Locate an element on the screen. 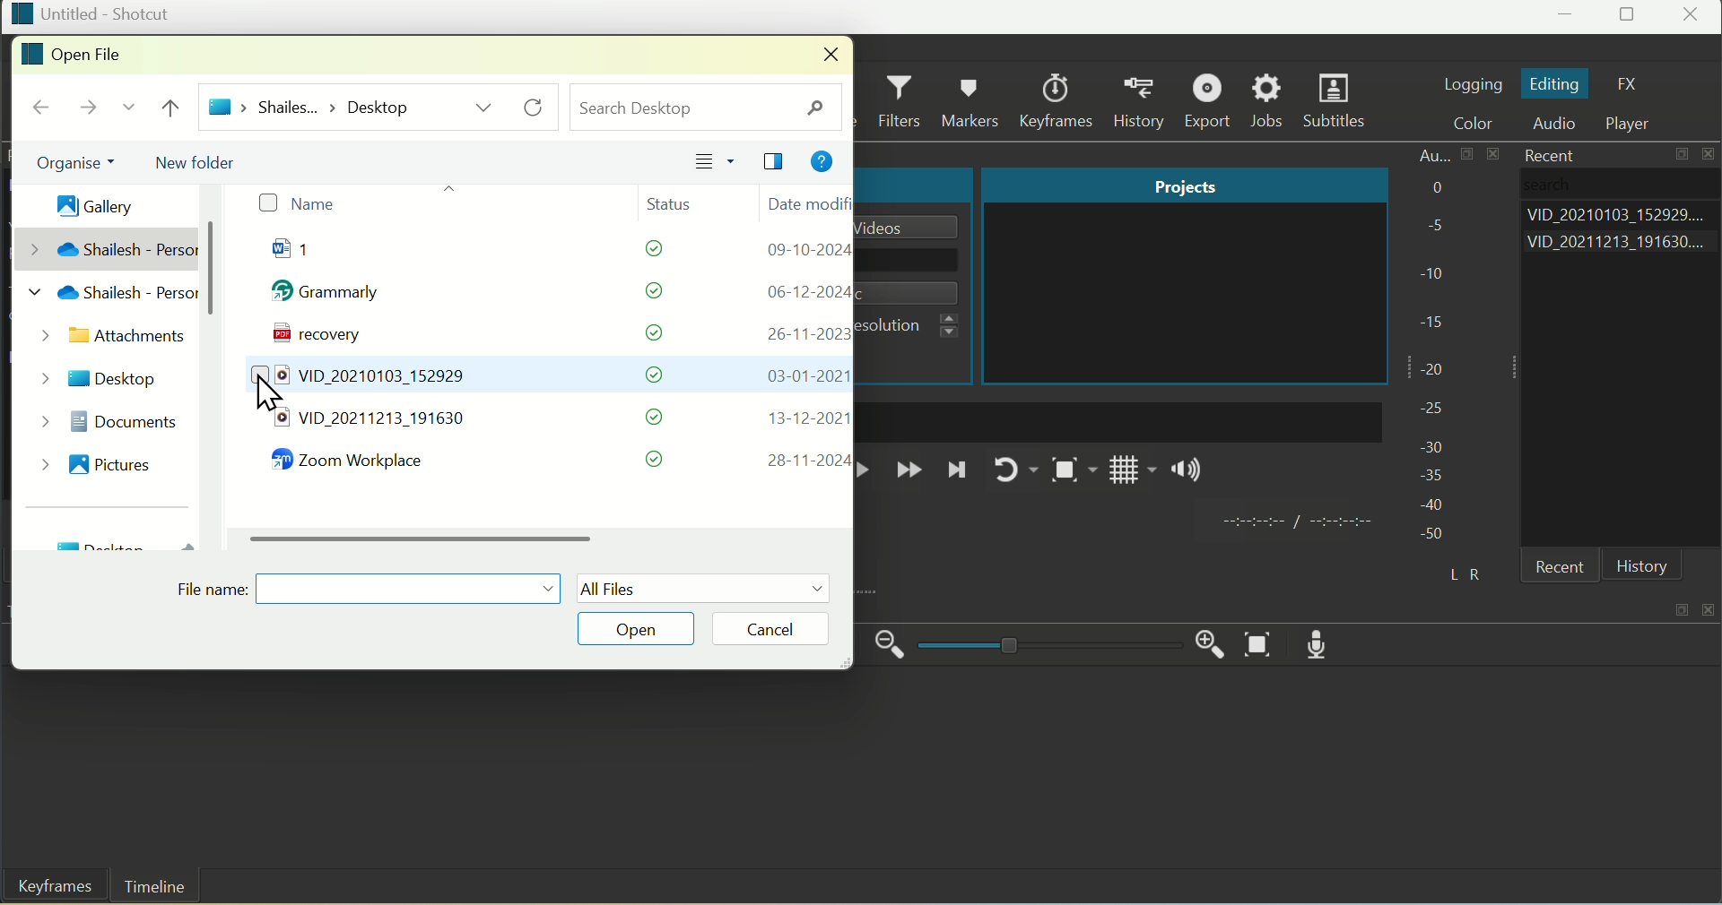  Tile is located at coordinates (777, 163).